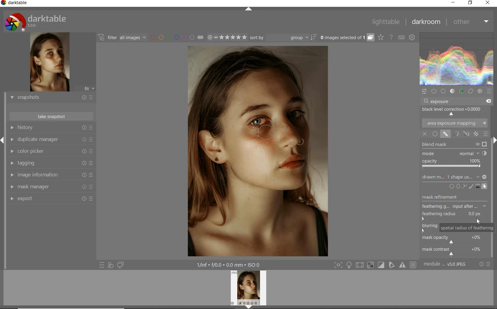 This screenshot has width=497, height=309. Describe the element at coordinates (51, 162) in the screenshot. I see `tagging` at that location.